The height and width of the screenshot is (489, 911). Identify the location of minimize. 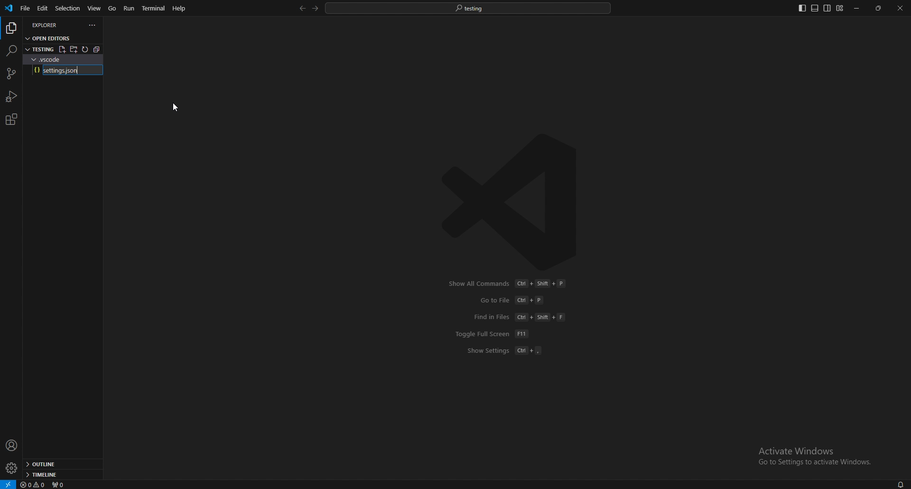
(857, 9).